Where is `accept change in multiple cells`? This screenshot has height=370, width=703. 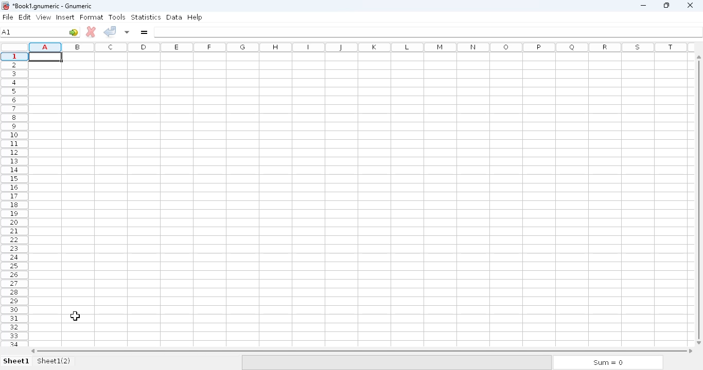
accept change in multiple cells is located at coordinates (128, 31).